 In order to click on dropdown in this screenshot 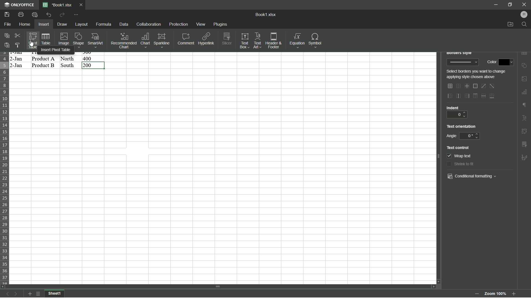, I will do `click(496, 177)`.